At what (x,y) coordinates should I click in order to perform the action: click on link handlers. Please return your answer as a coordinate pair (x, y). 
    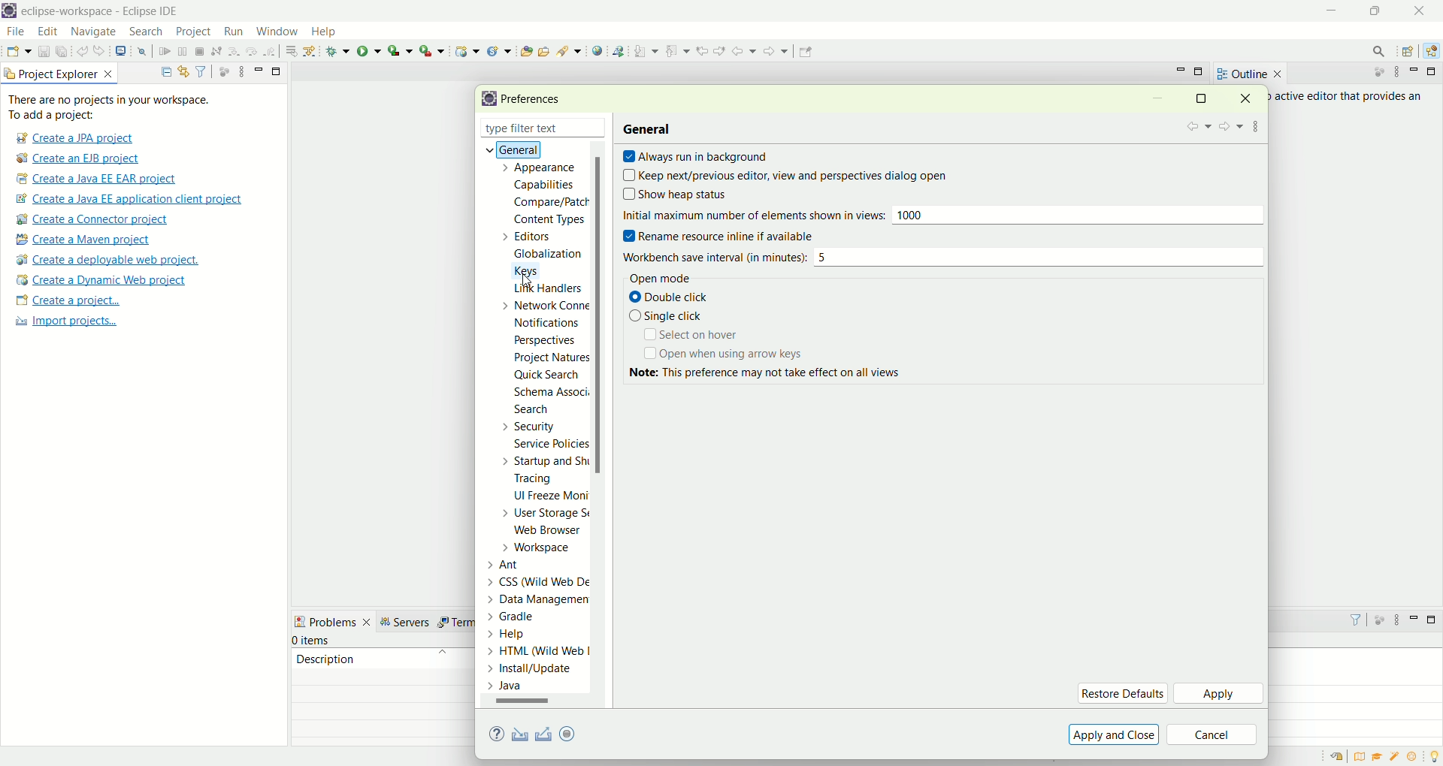
    Looking at the image, I should click on (547, 290).